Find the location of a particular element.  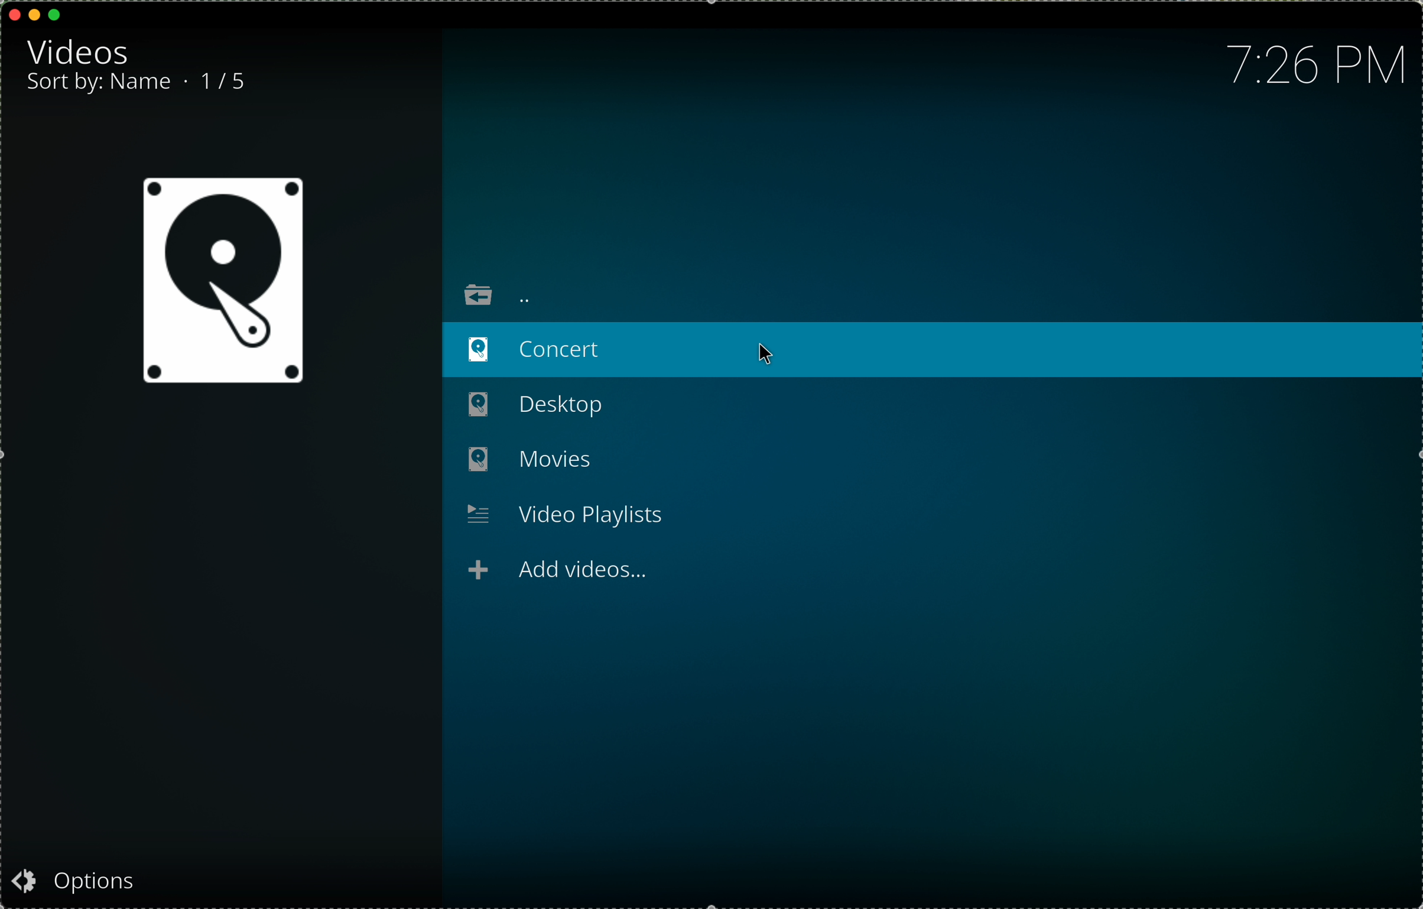

add videos is located at coordinates (558, 573).